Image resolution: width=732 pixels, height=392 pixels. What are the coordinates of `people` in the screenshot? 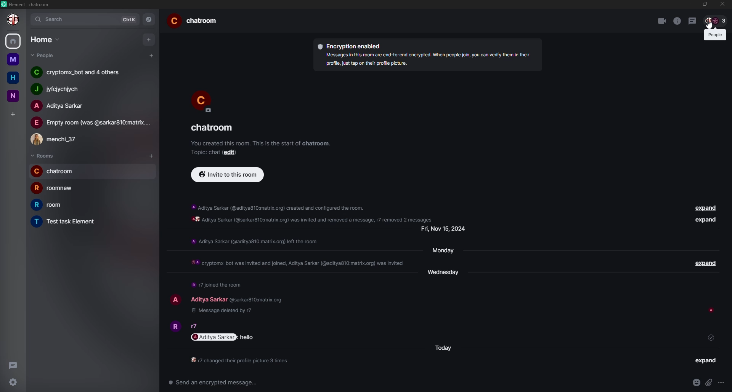 It's located at (58, 138).